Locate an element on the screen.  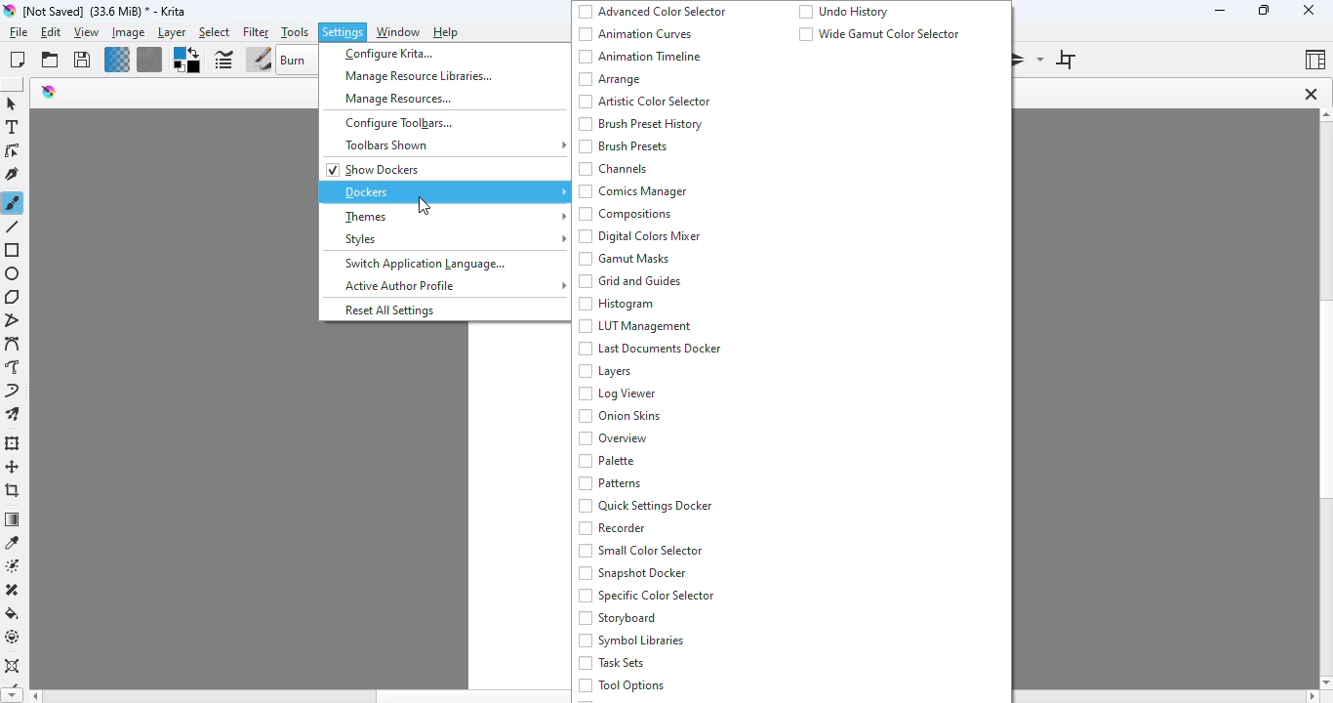
tools is located at coordinates (294, 32).